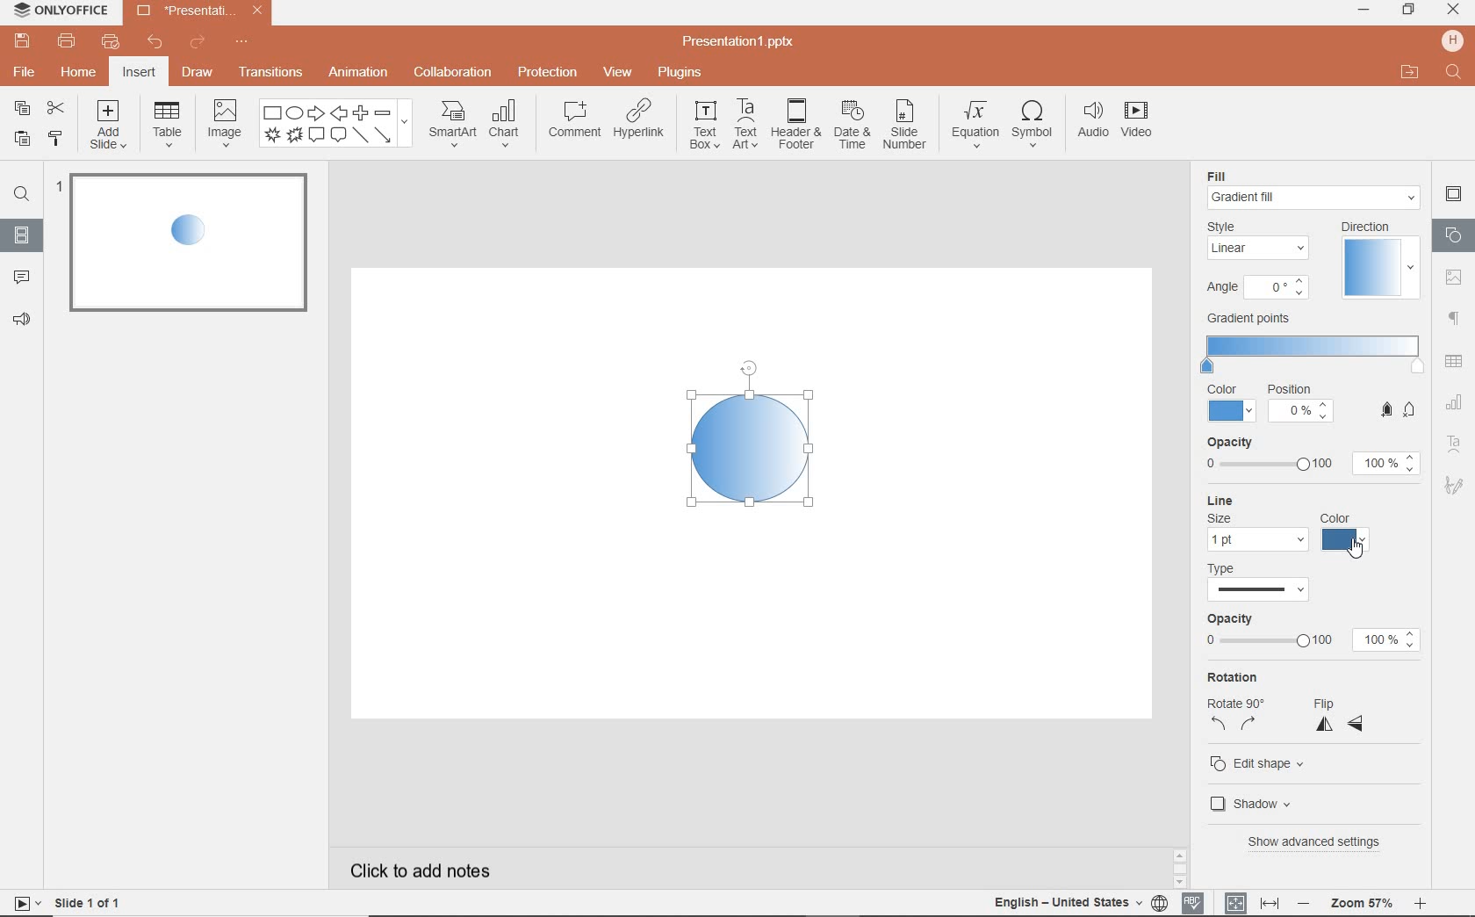 This screenshot has width=1475, height=917. I want to click on text input, so click(1454, 74).